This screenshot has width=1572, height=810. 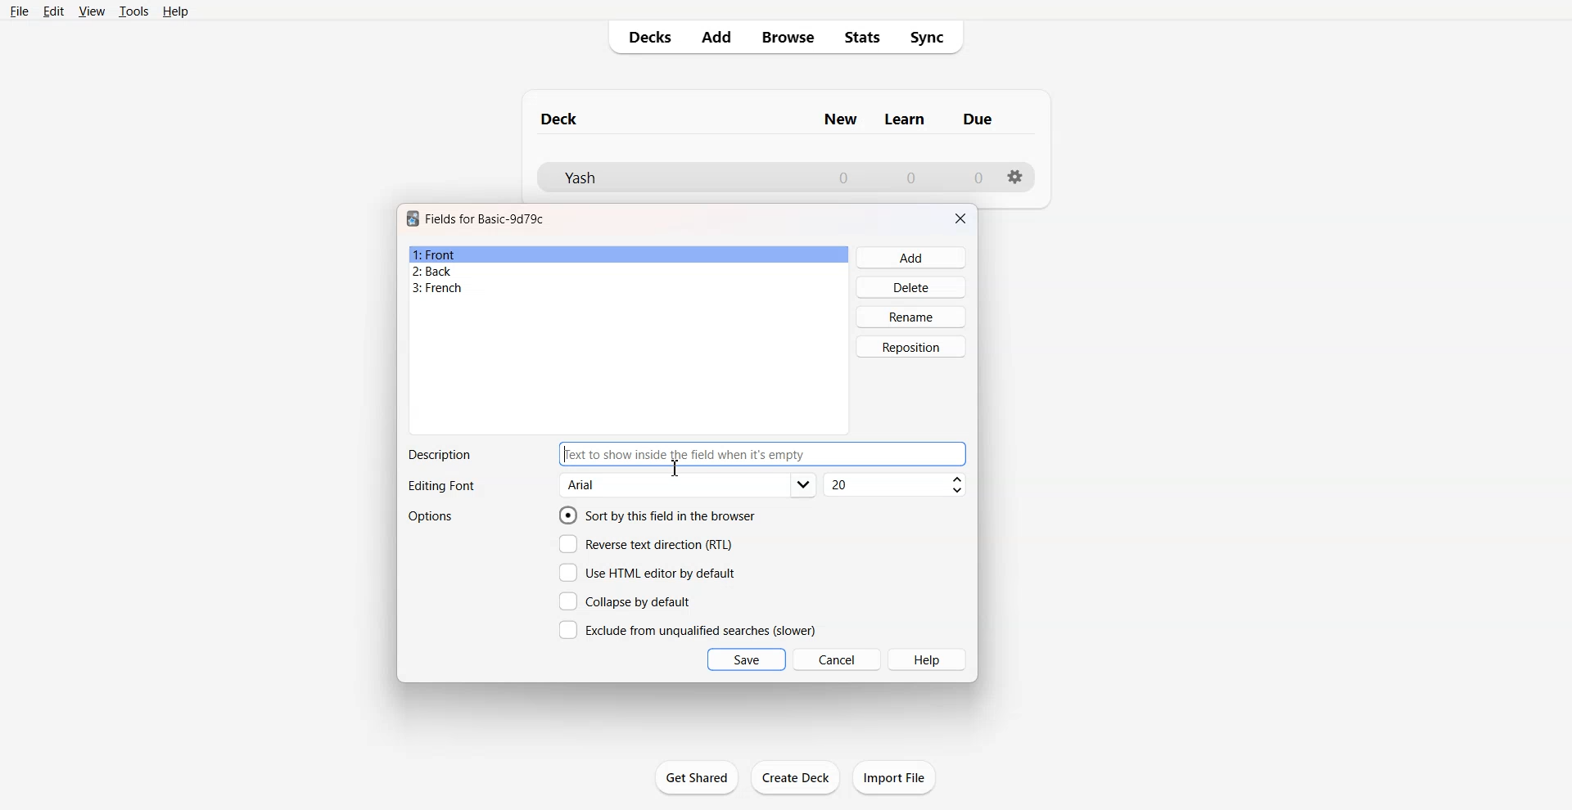 I want to click on Stats, so click(x=863, y=38).